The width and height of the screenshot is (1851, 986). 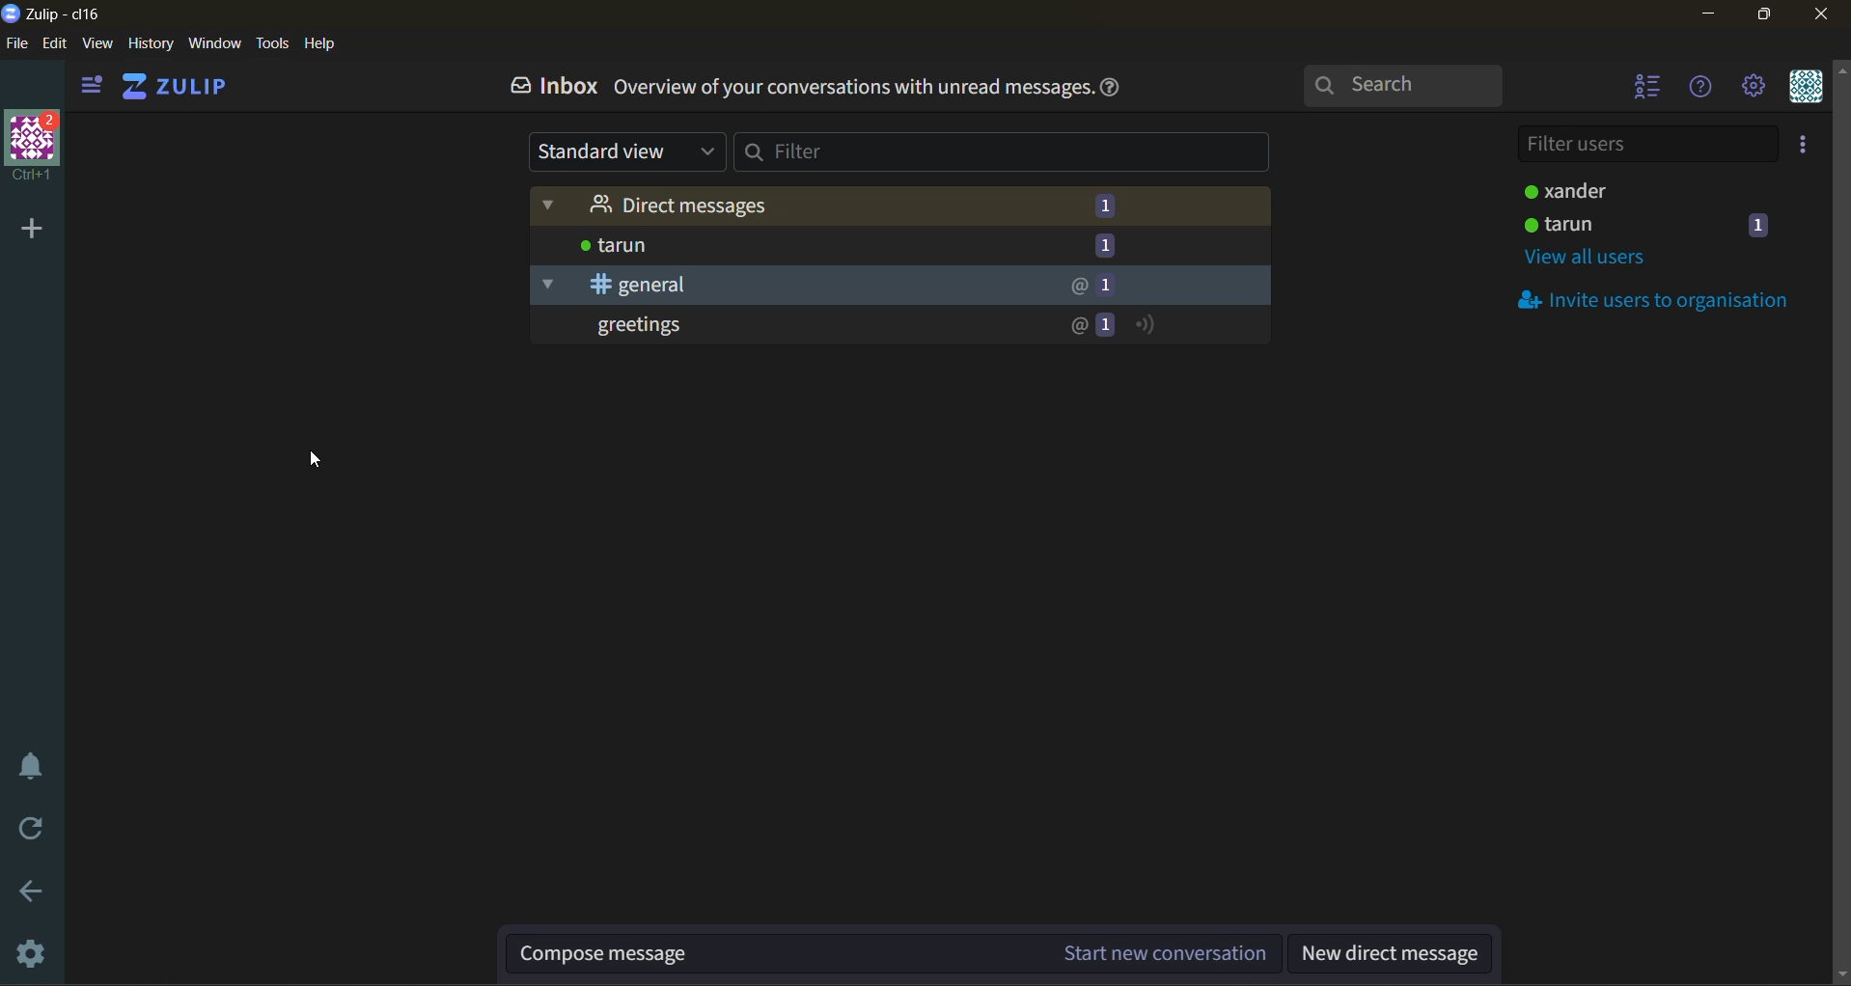 I want to click on personal menu, so click(x=1805, y=87).